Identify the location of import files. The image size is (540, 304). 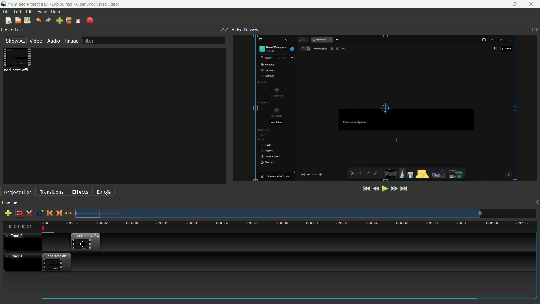
(59, 21).